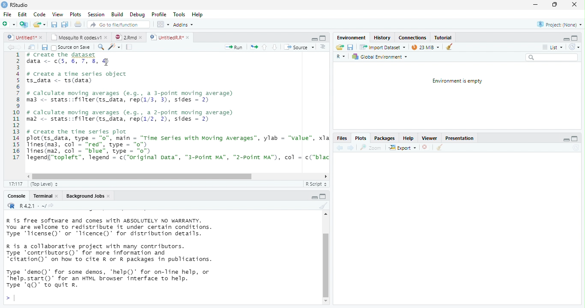 The height and width of the screenshot is (308, 585). What do you see at coordinates (107, 37) in the screenshot?
I see `close` at bounding box center [107, 37].